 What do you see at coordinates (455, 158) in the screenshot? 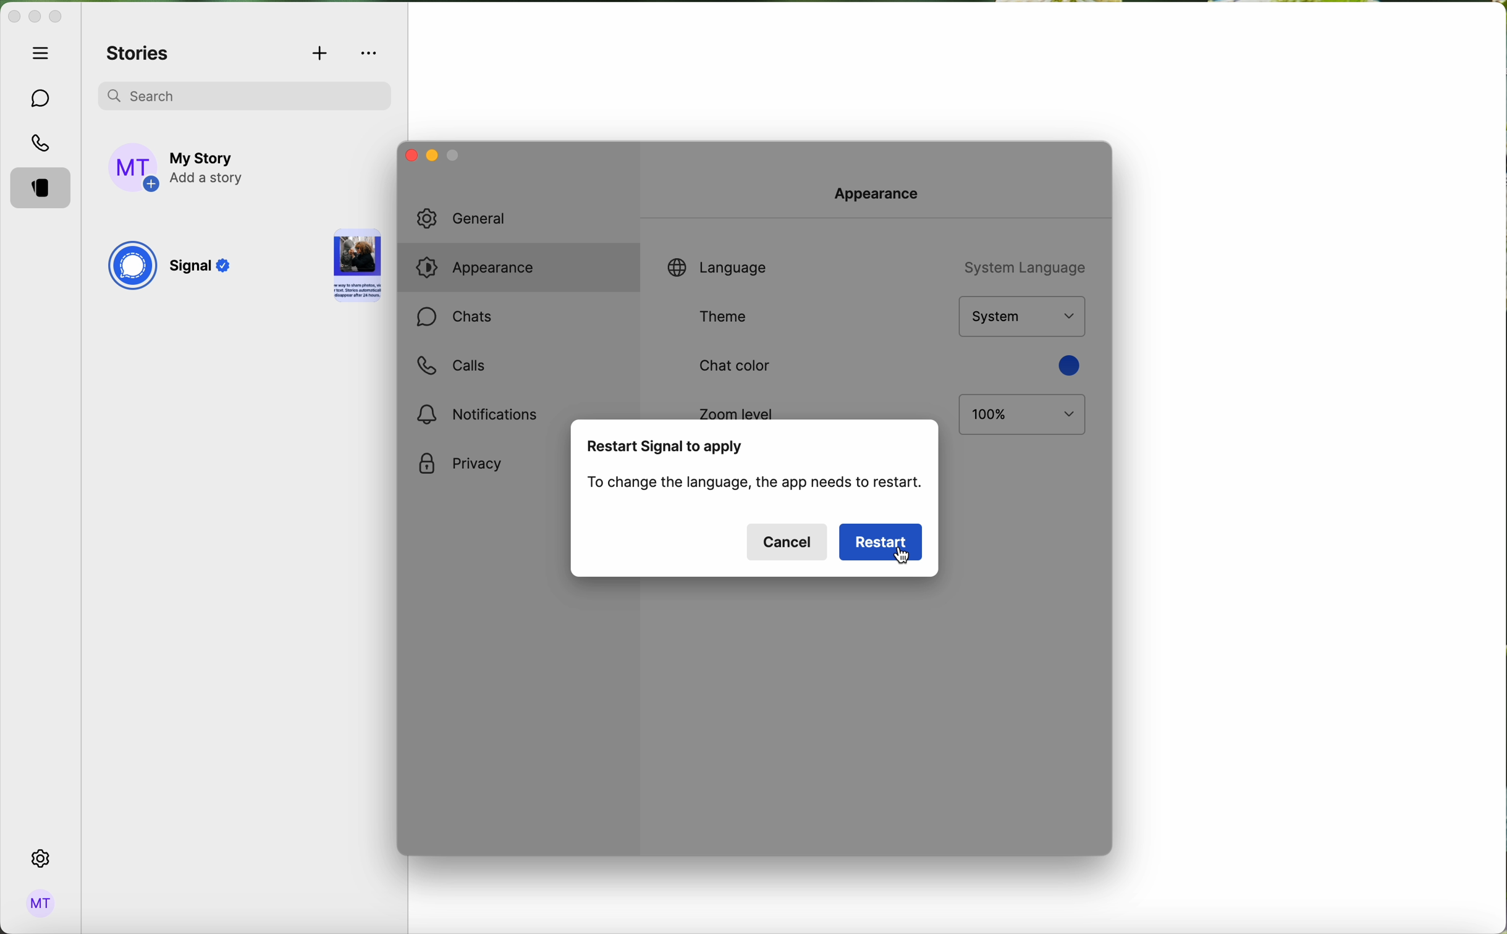
I see `minimise` at bounding box center [455, 158].